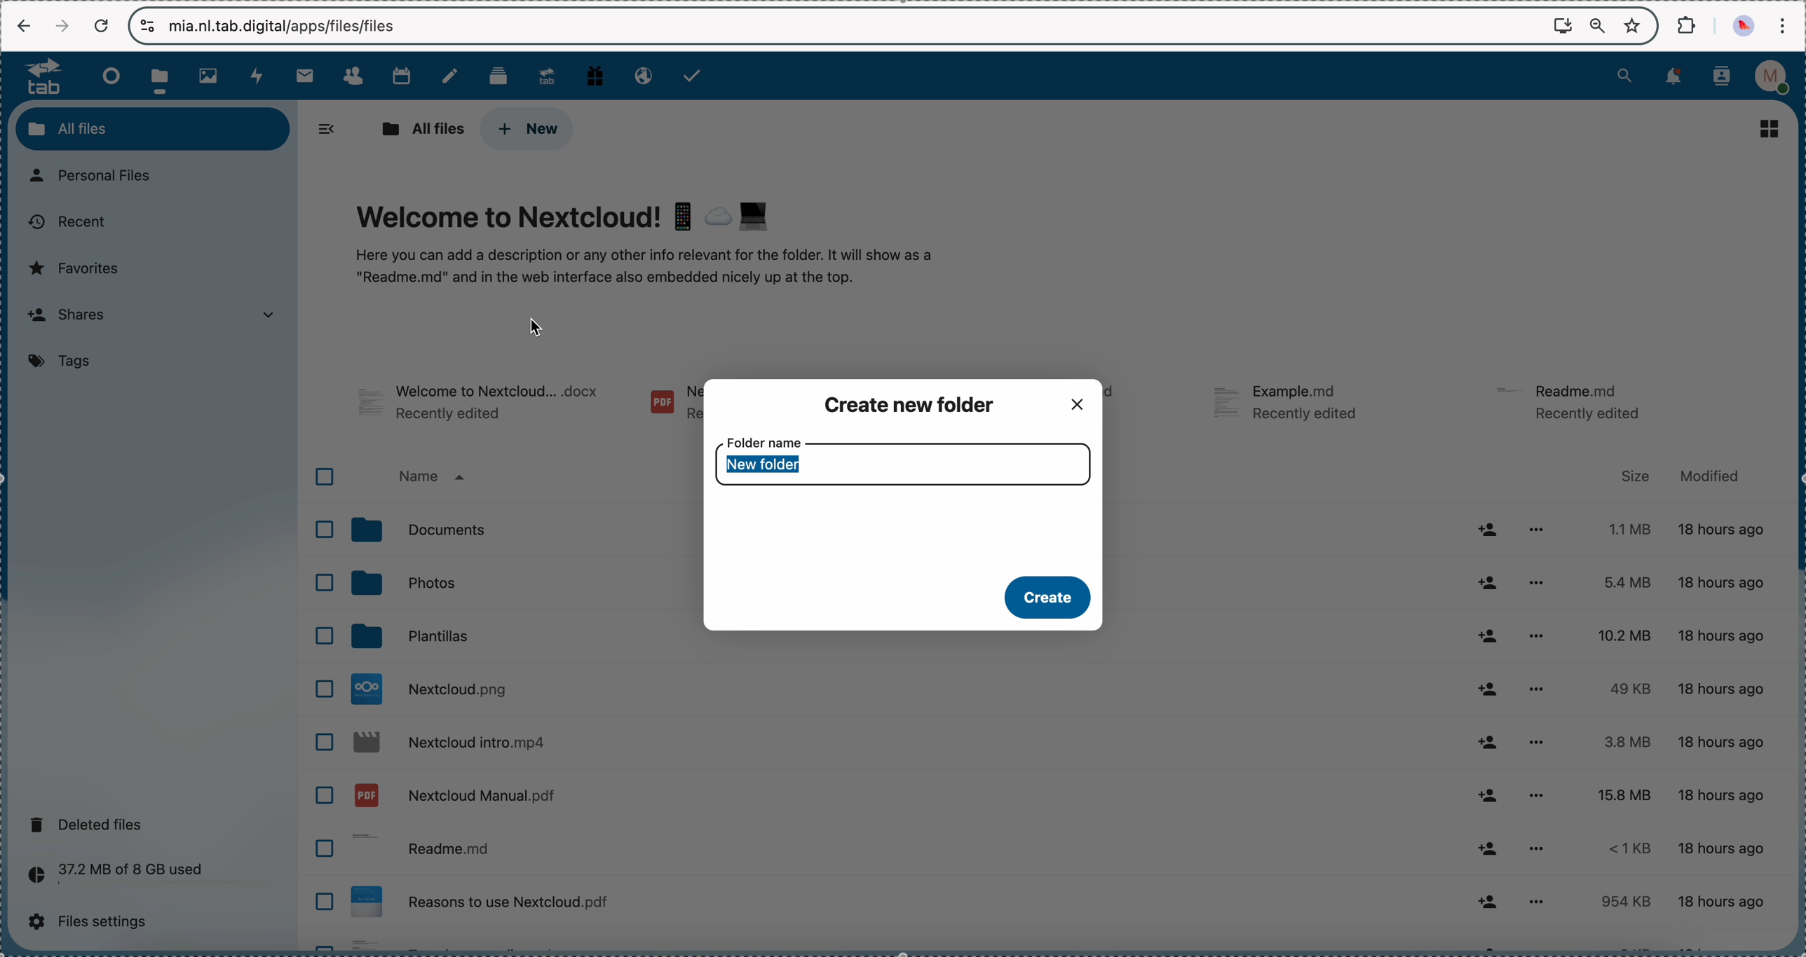  Describe the element at coordinates (1746, 26) in the screenshot. I see `profile picture` at that location.